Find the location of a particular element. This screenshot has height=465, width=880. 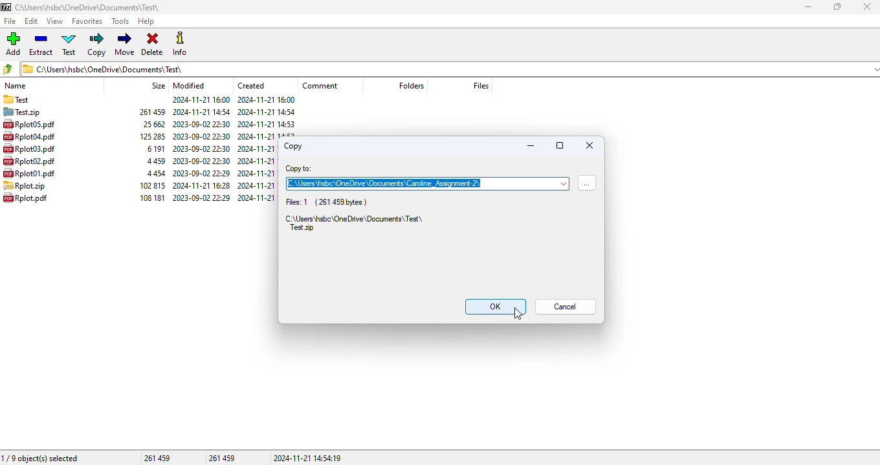

modified date & time is located at coordinates (201, 185).